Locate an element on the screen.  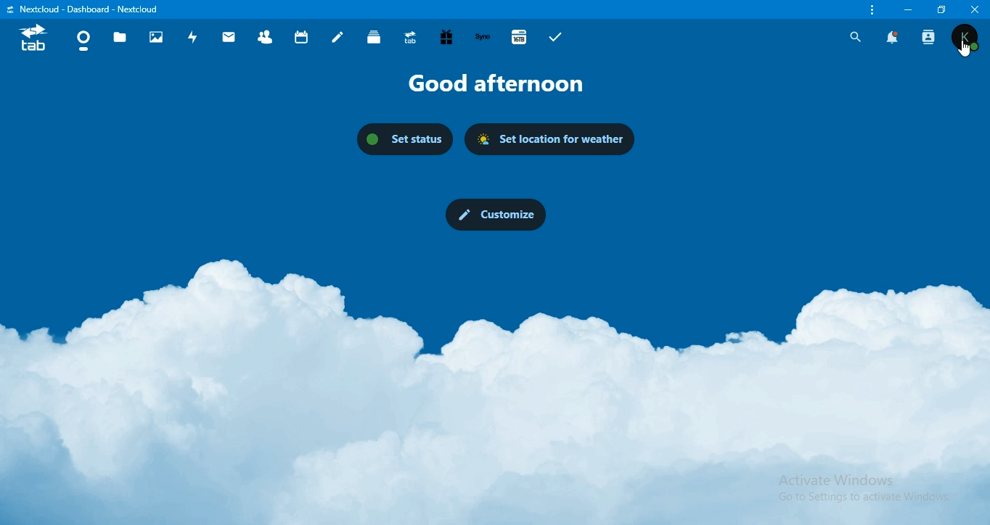
notification is located at coordinates (893, 37).